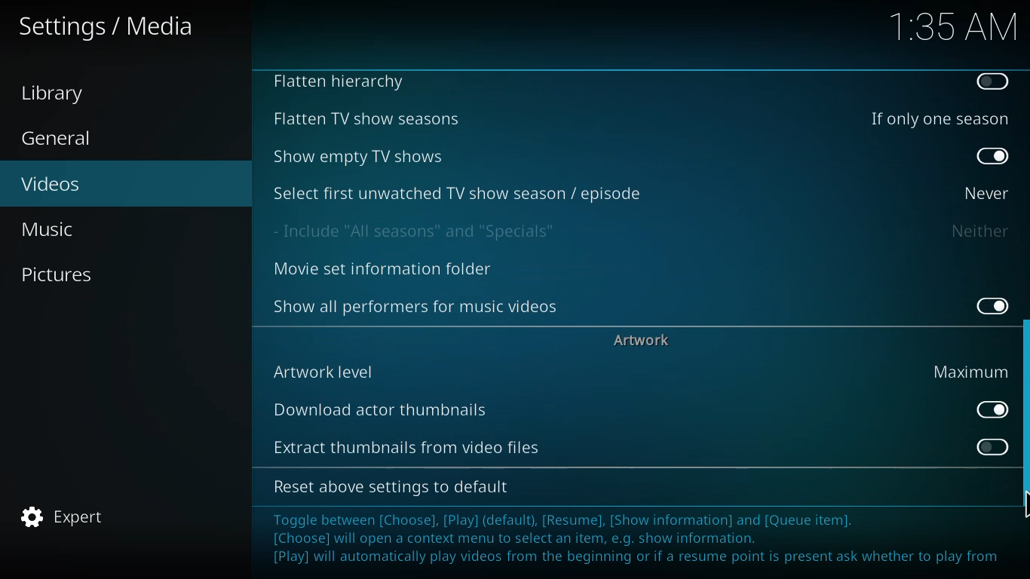 The height and width of the screenshot is (579, 1030). What do you see at coordinates (979, 231) in the screenshot?
I see `neither` at bounding box center [979, 231].